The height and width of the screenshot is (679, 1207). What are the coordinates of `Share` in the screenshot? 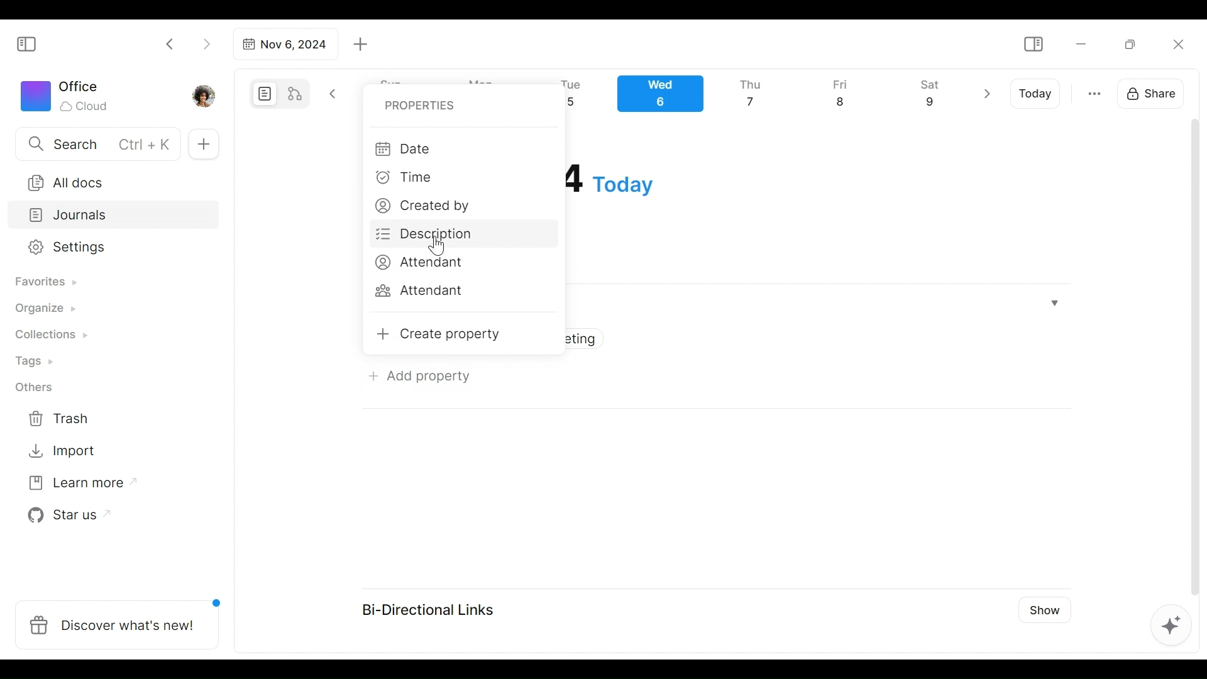 It's located at (1155, 92).